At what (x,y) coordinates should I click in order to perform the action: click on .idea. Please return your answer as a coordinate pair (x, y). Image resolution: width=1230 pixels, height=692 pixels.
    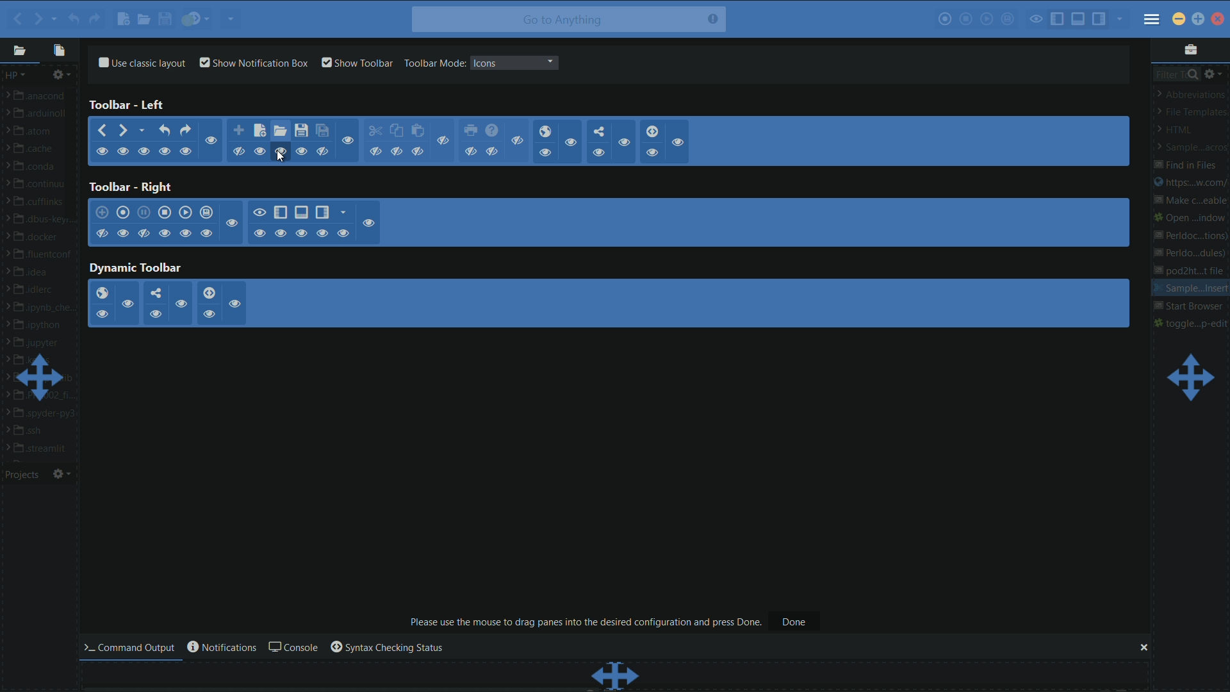
    Looking at the image, I should click on (37, 272).